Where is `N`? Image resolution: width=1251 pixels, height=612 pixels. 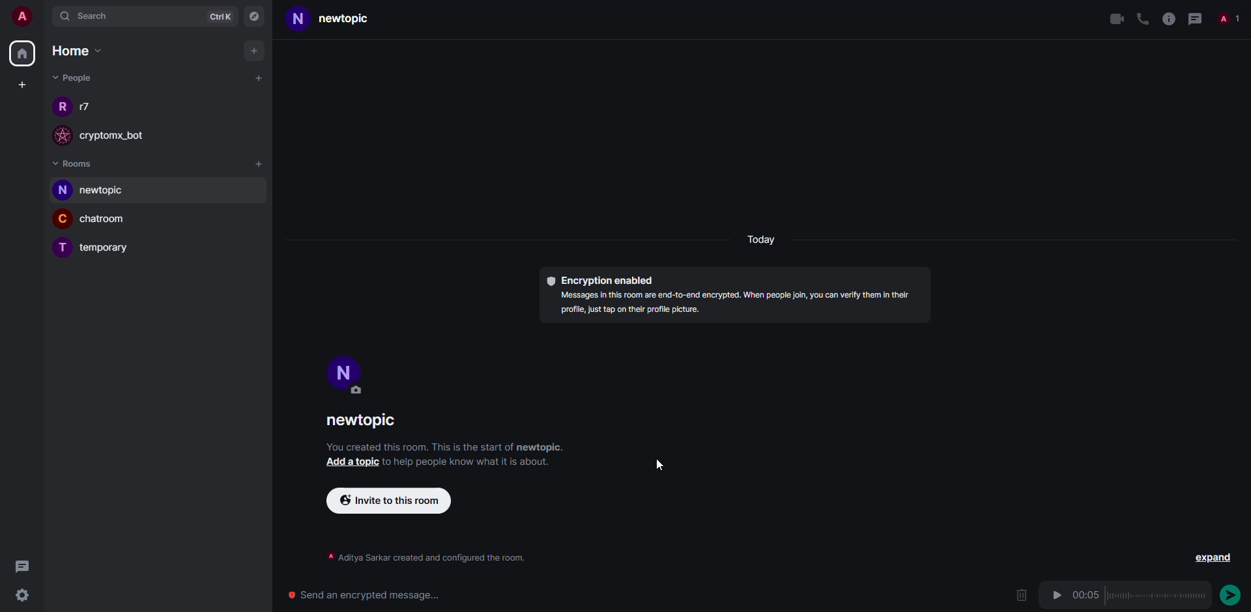
N is located at coordinates (298, 20).